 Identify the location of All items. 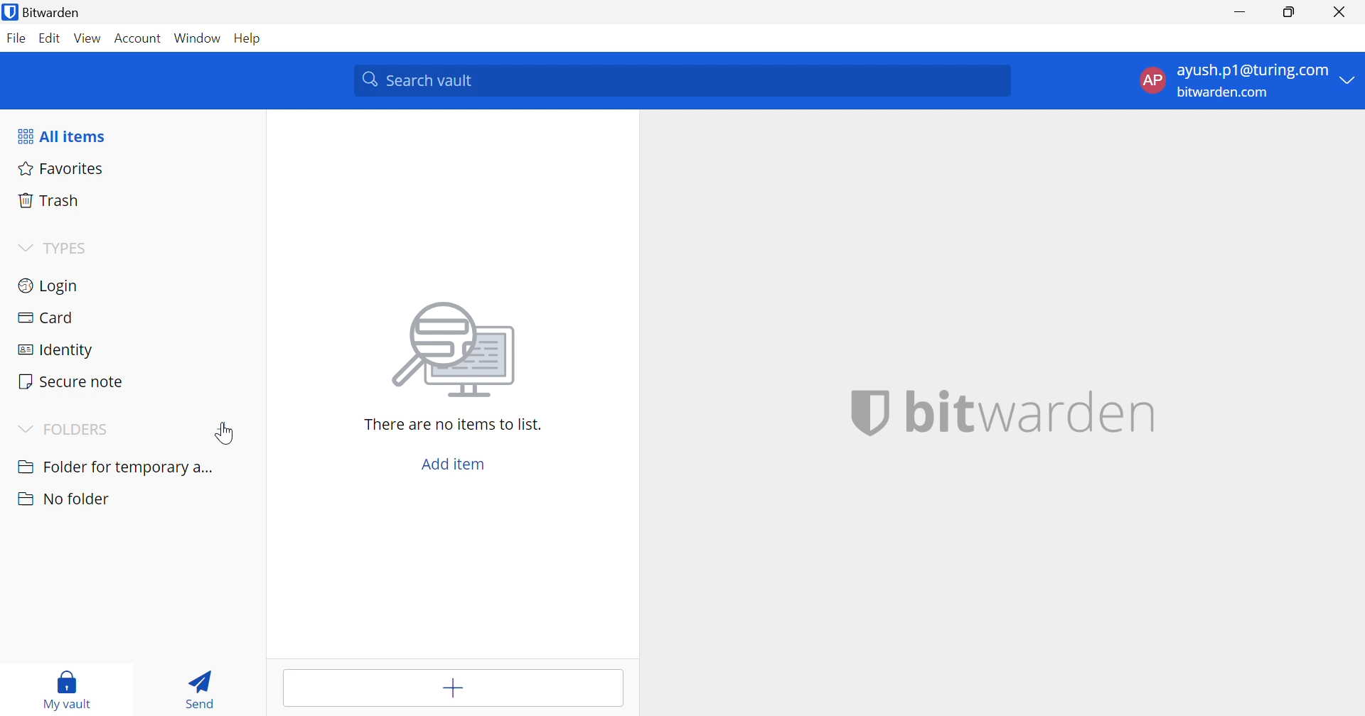
(61, 136).